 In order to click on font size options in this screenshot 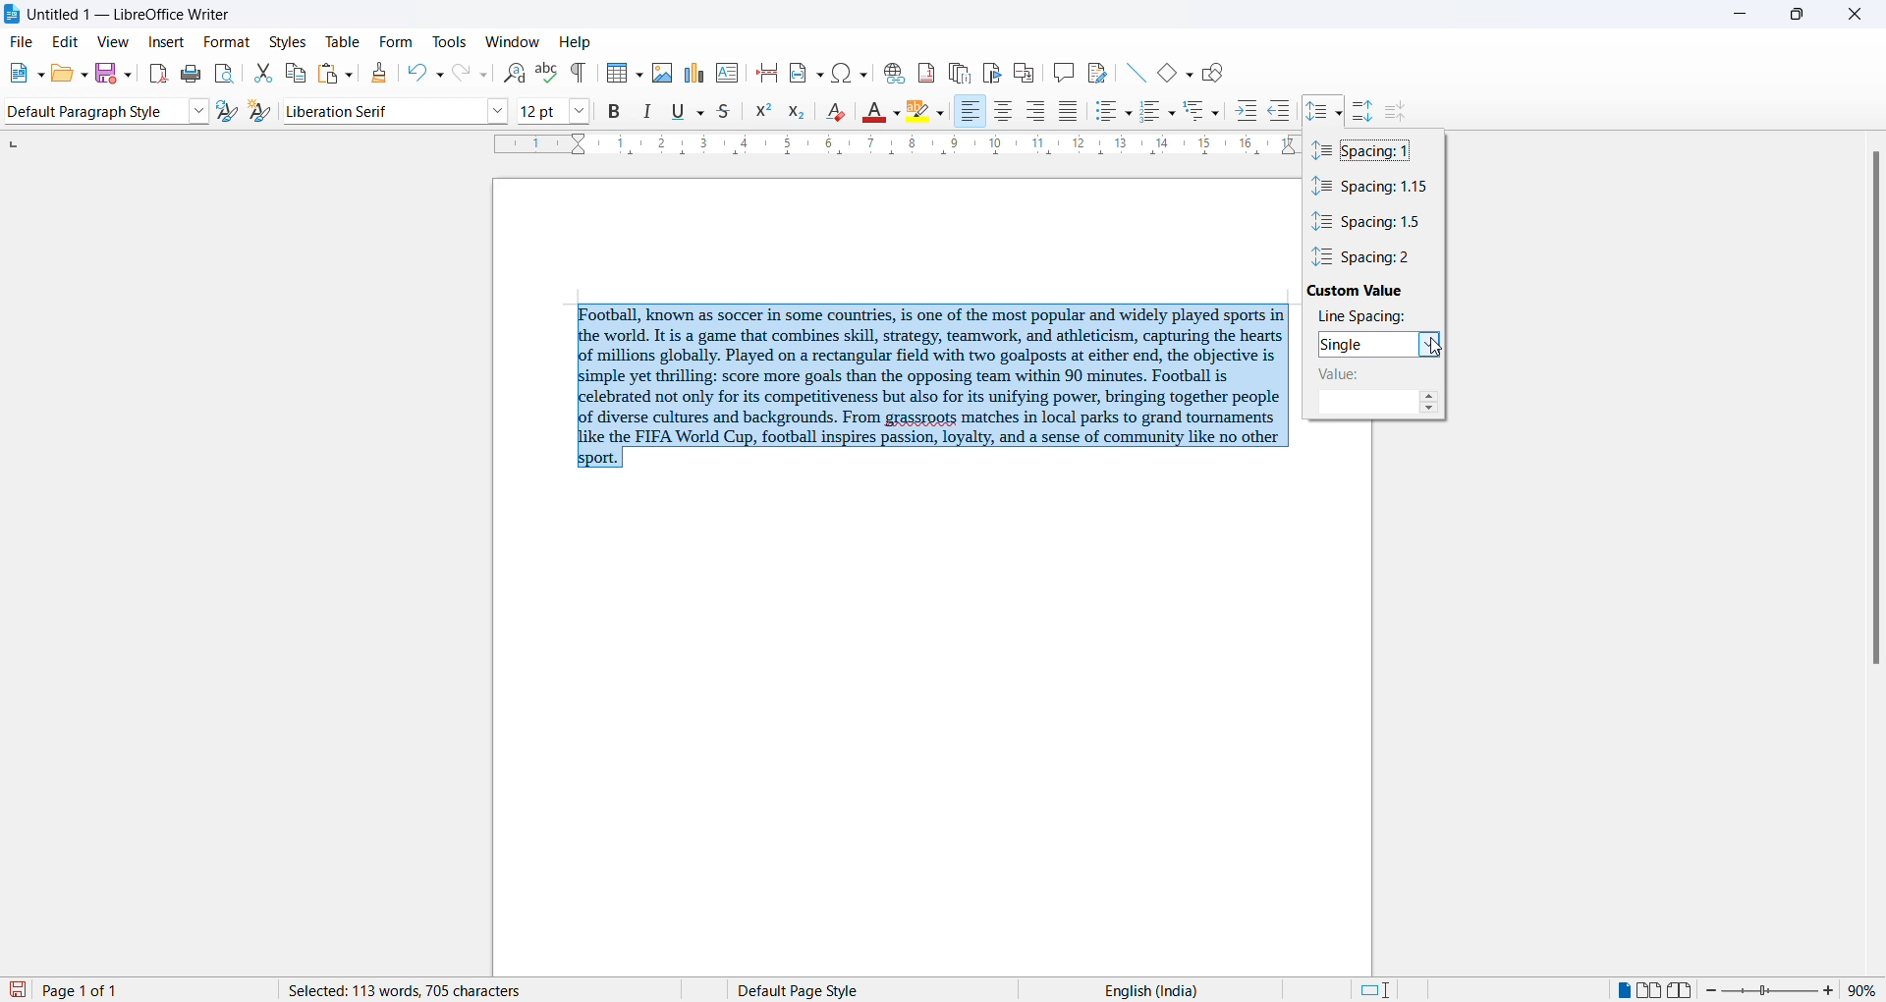, I will do `click(580, 111)`.